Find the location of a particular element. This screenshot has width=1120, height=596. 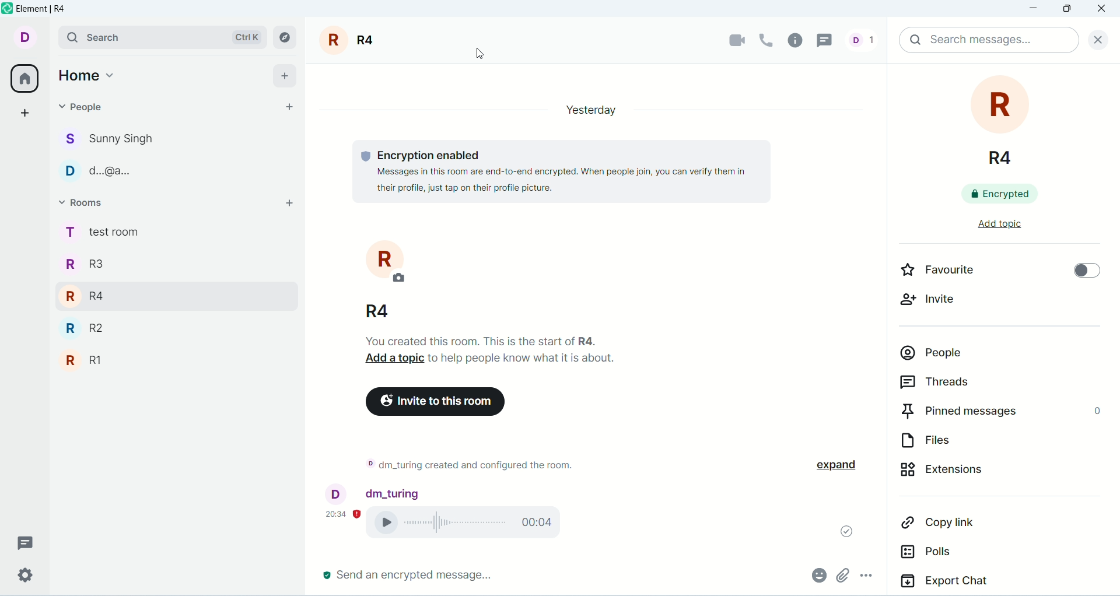

favourite is located at coordinates (953, 273).